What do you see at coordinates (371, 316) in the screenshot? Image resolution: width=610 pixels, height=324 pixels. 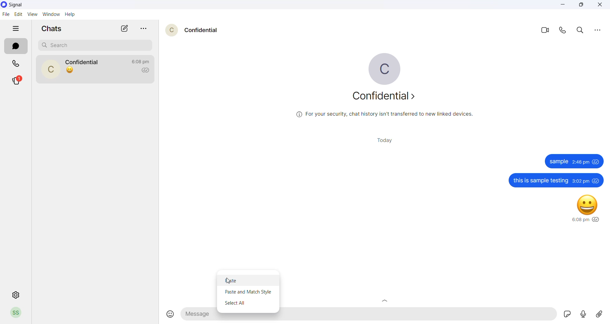 I see `message text area` at bounding box center [371, 316].